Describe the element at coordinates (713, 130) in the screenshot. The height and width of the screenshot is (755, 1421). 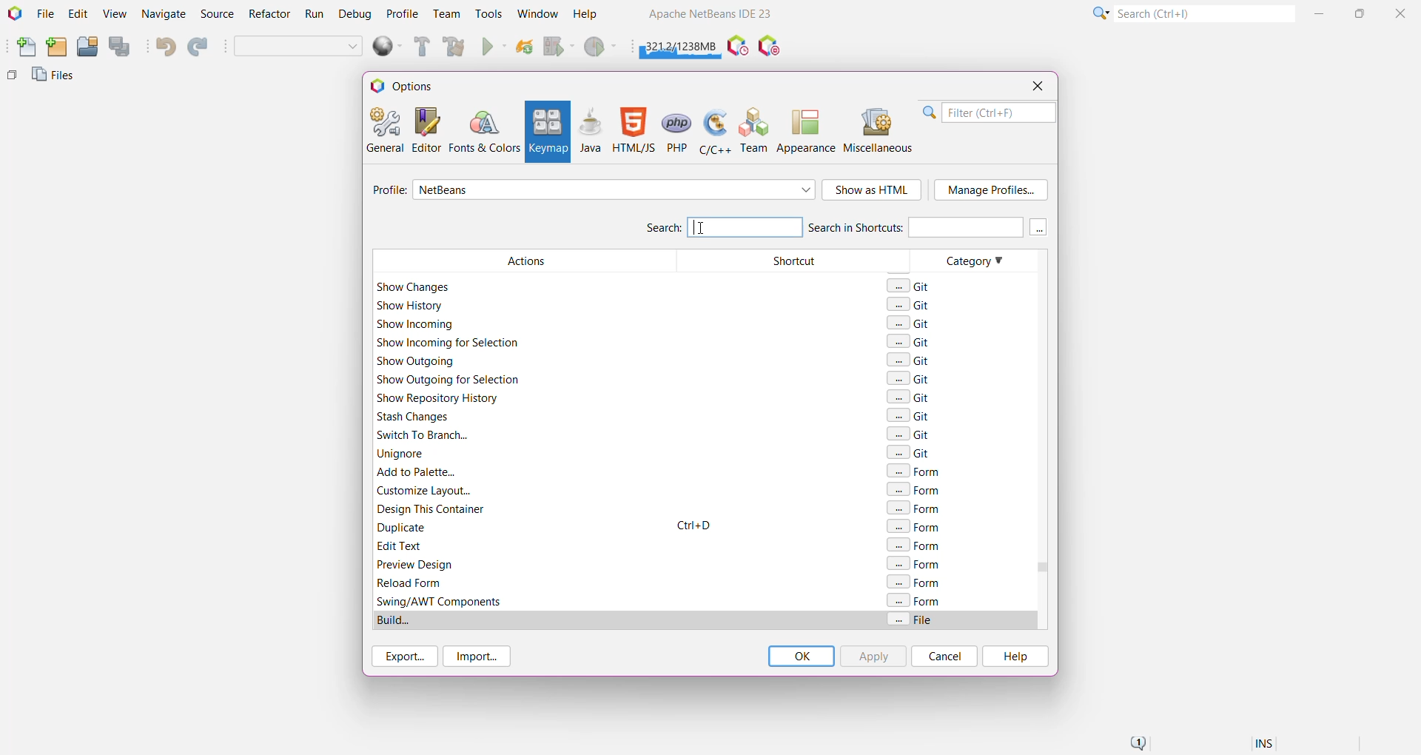
I see `C/C++` at that location.